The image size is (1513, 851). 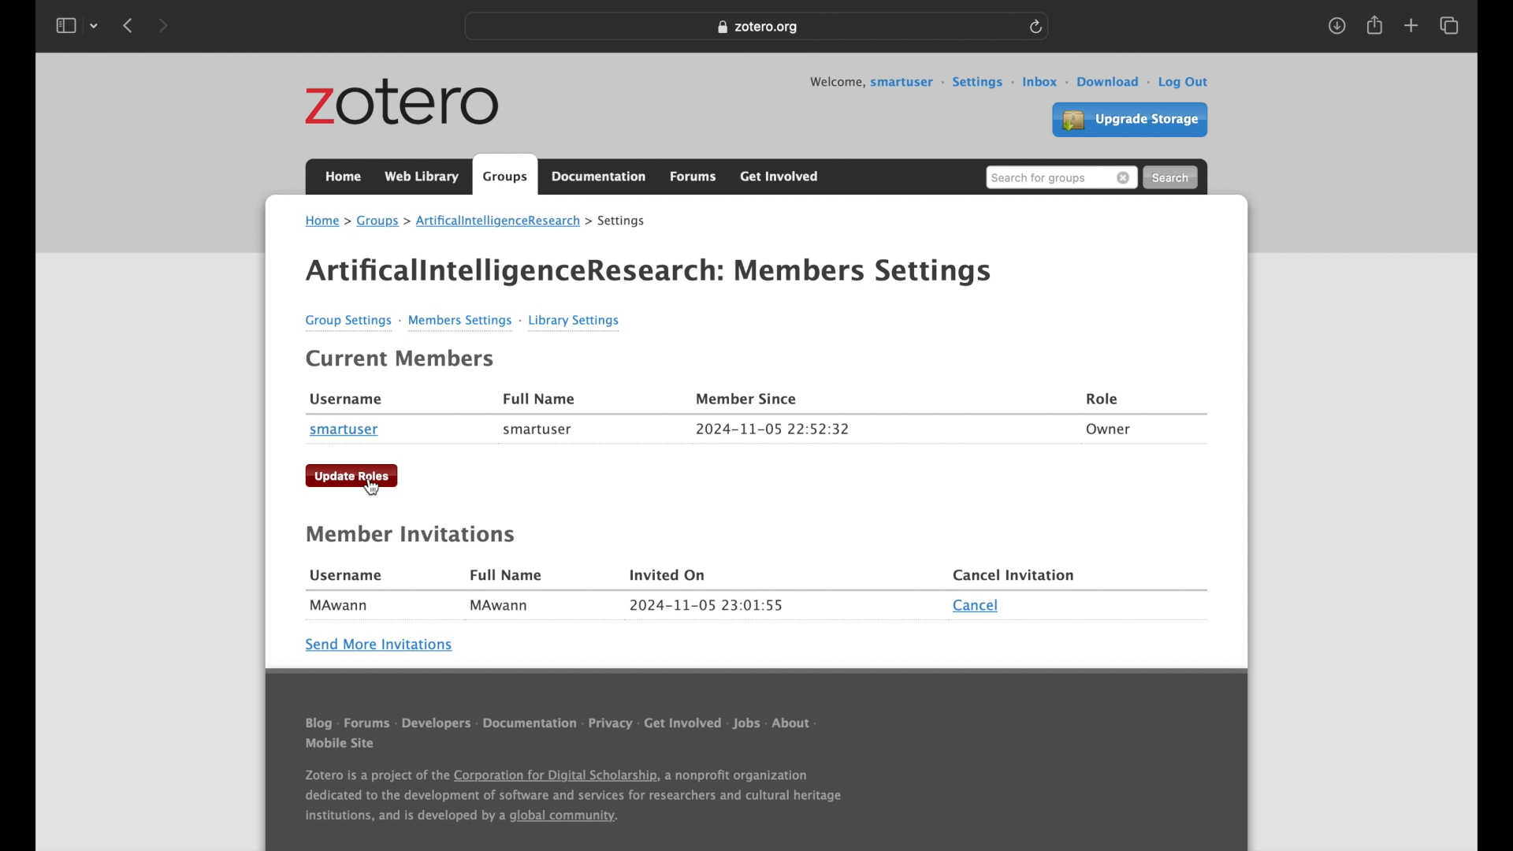 I want to click on full name, so click(x=506, y=575).